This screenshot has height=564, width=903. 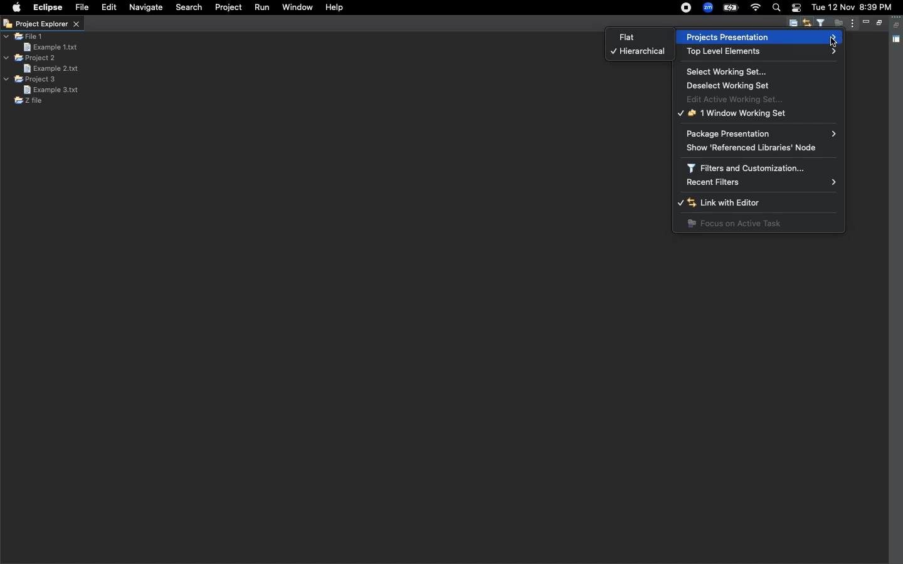 What do you see at coordinates (731, 9) in the screenshot?
I see `Charge` at bounding box center [731, 9].